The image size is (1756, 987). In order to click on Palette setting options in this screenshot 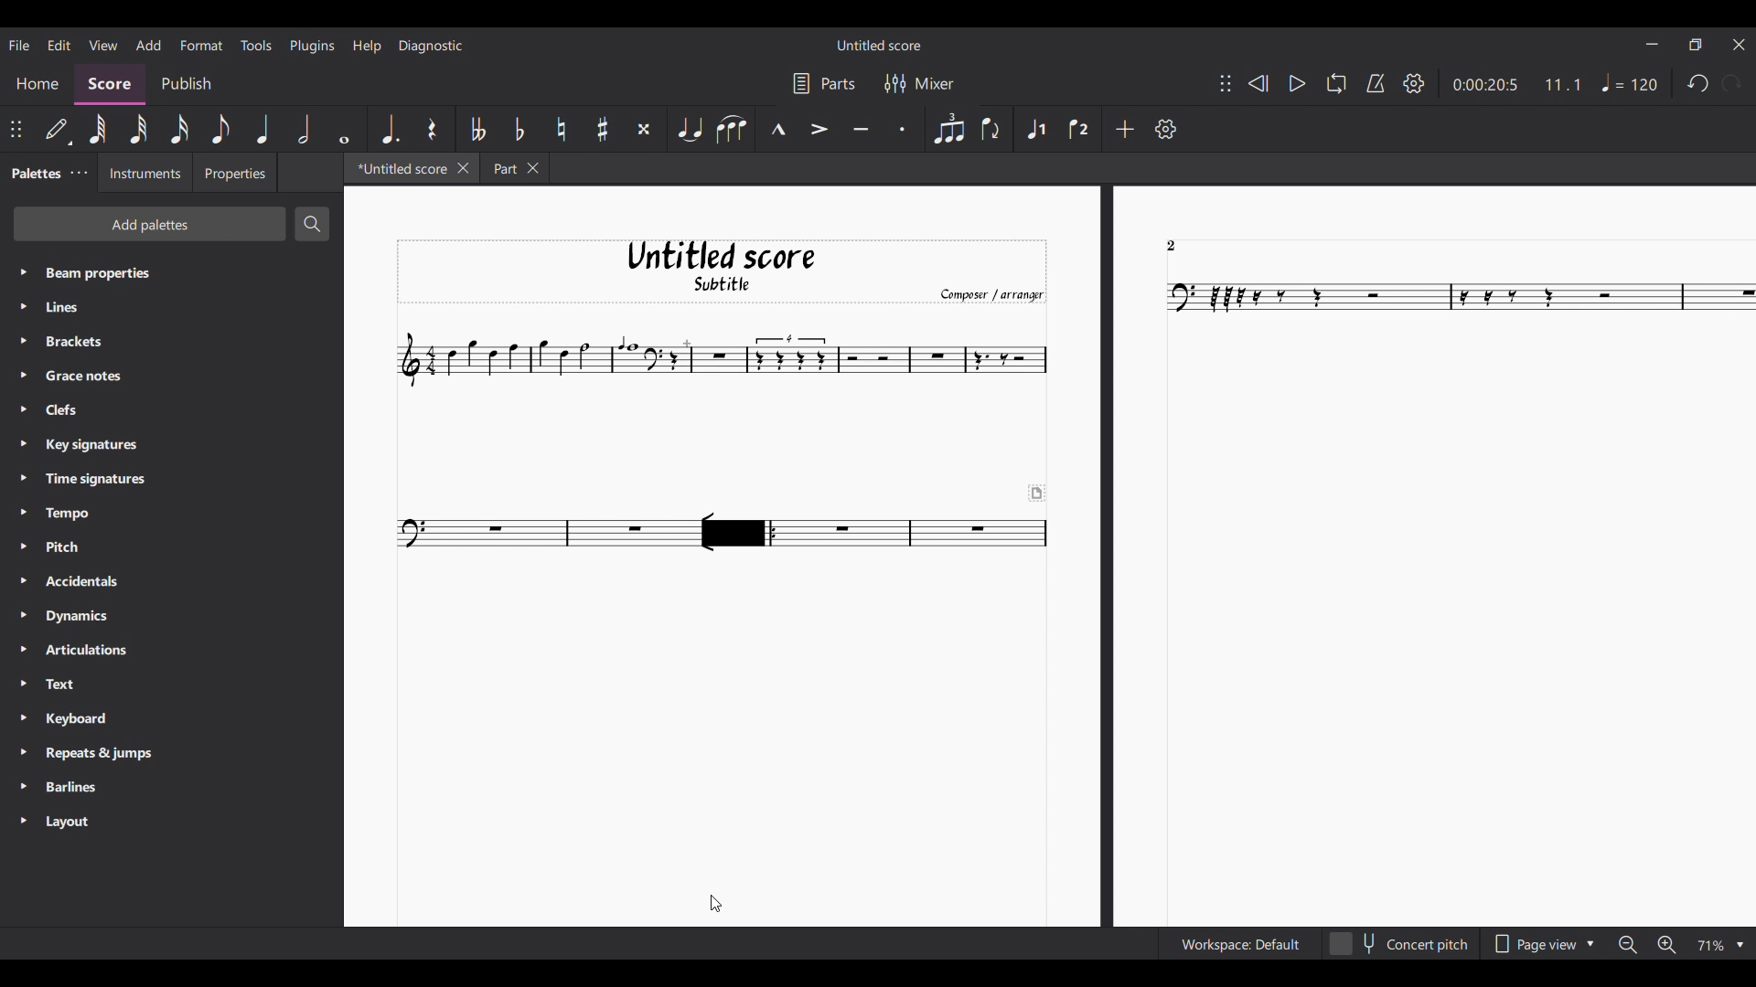, I will do `click(186, 548)`.